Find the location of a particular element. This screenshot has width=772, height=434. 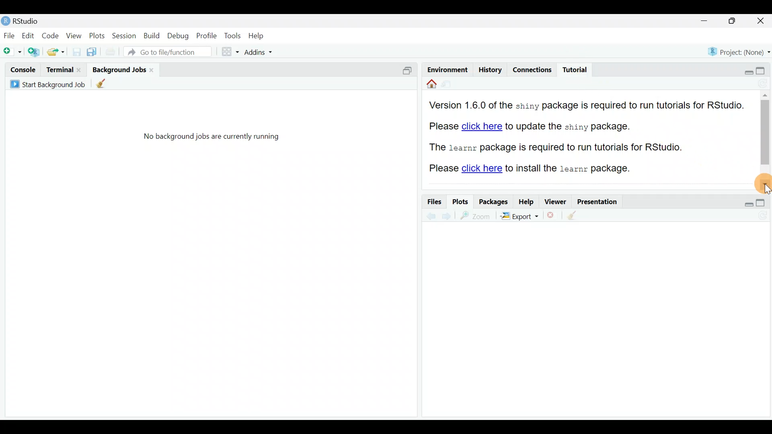

Connections is located at coordinates (535, 69).